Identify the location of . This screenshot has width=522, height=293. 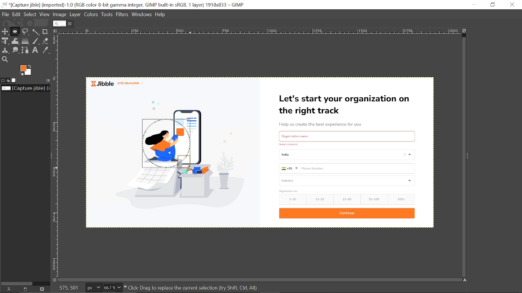
(46, 14).